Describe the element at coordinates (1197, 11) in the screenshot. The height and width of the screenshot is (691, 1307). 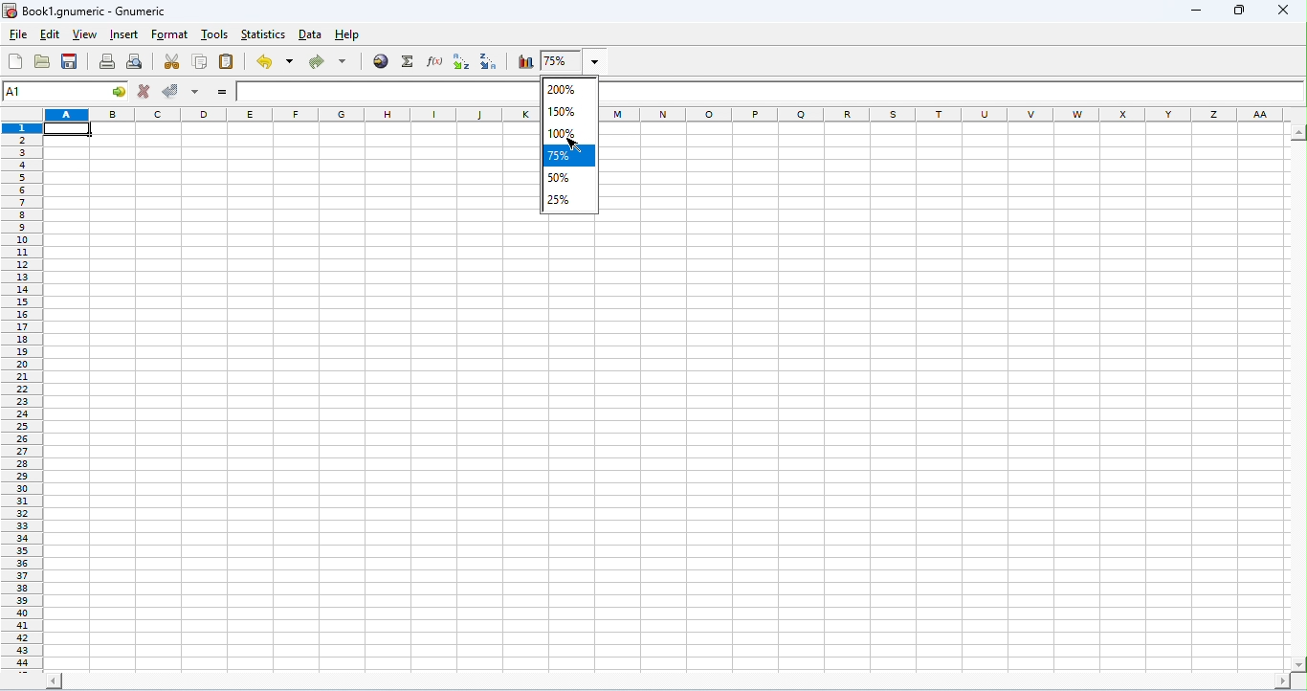
I see `minimize` at that location.